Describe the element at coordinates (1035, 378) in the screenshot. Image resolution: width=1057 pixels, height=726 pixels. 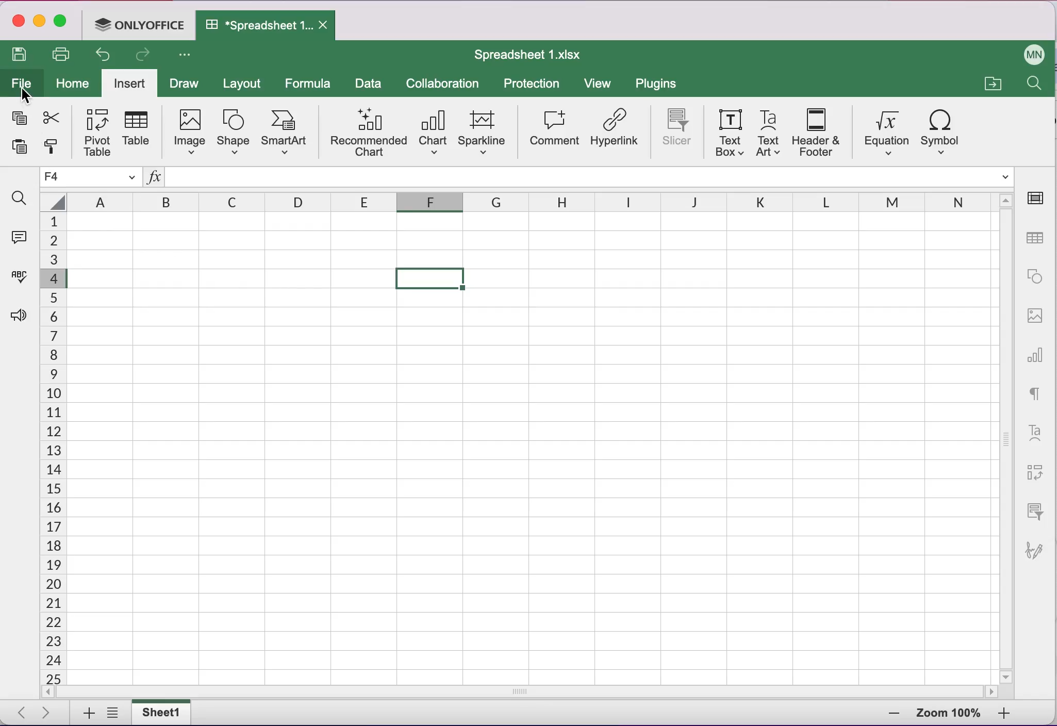
I see `Side Toolbar` at that location.